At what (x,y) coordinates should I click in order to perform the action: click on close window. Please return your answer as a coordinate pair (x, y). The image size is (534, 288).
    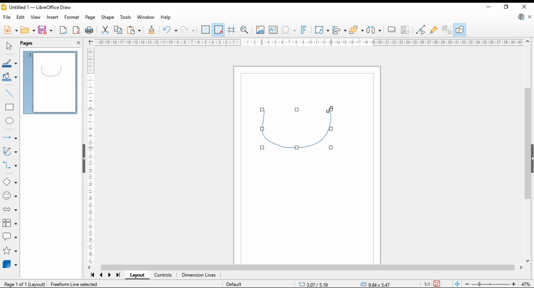
    Looking at the image, I should click on (524, 6).